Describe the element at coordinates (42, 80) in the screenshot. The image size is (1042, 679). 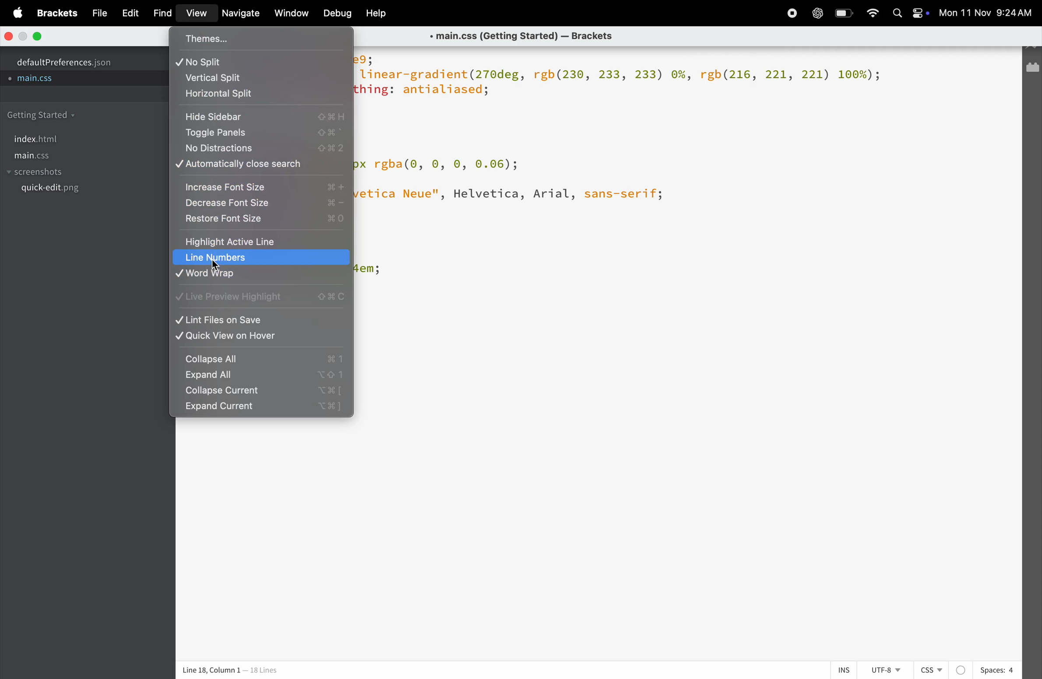
I see `main.css` at that location.